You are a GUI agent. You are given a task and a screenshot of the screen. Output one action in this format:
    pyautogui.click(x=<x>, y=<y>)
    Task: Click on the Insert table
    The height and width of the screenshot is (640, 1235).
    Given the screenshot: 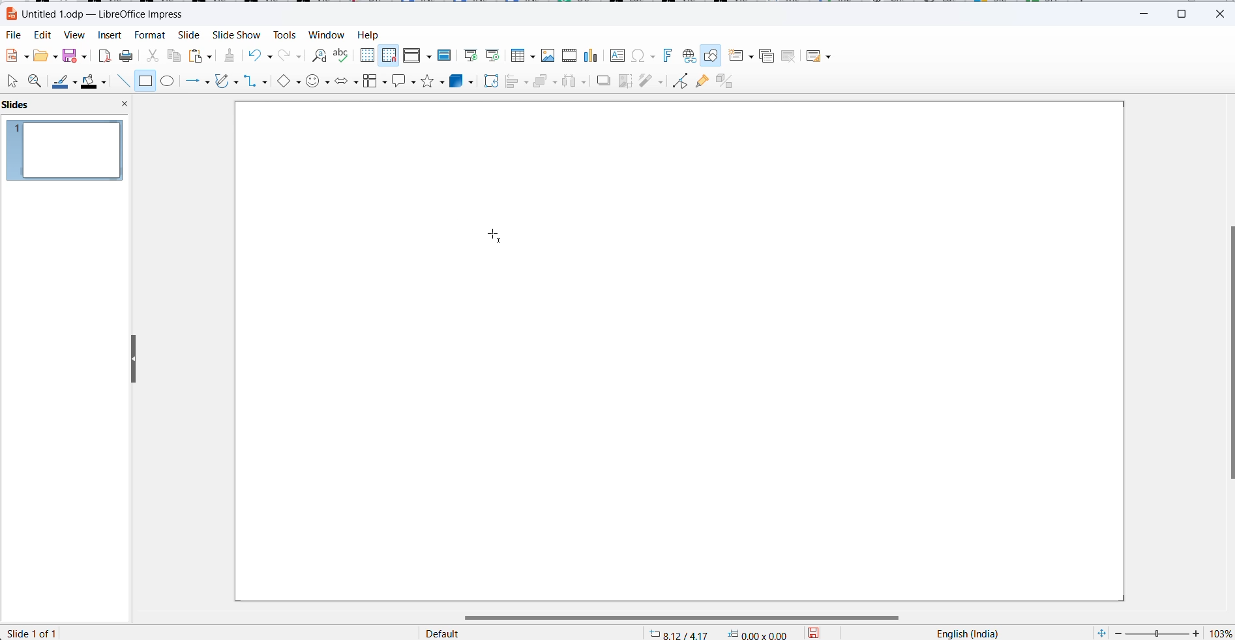 What is the action you would take?
    pyautogui.click(x=522, y=55)
    